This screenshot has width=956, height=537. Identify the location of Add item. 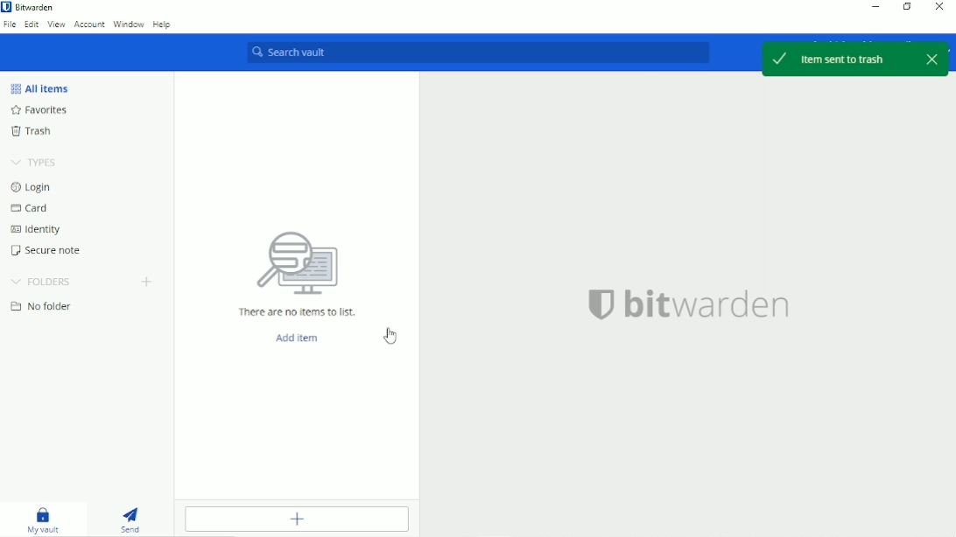
(297, 520).